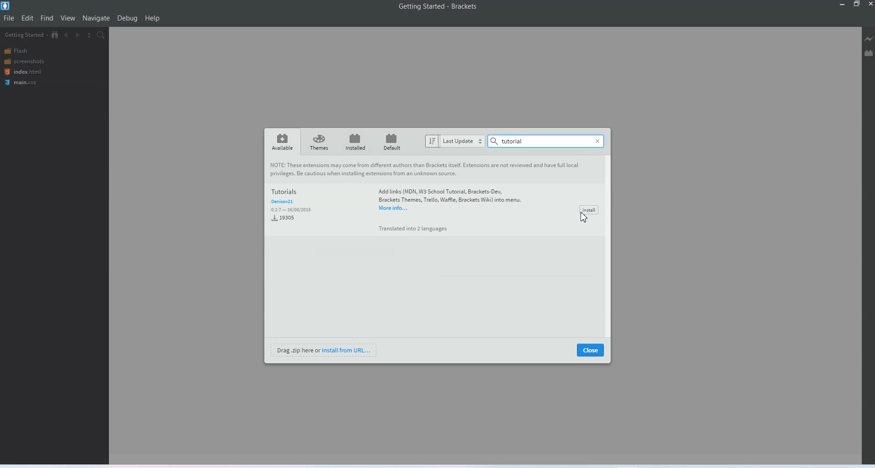 The image size is (875, 468). Describe the element at coordinates (67, 35) in the screenshot. I see `Navigate Backwards` at that location.